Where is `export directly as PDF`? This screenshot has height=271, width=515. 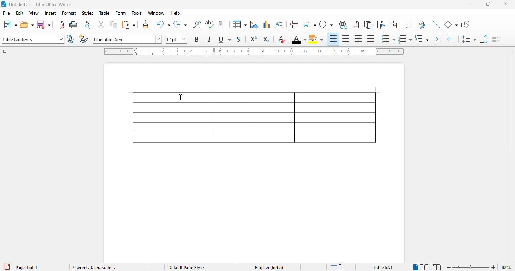 export directly as PDF is located at coordinates (61, 25).